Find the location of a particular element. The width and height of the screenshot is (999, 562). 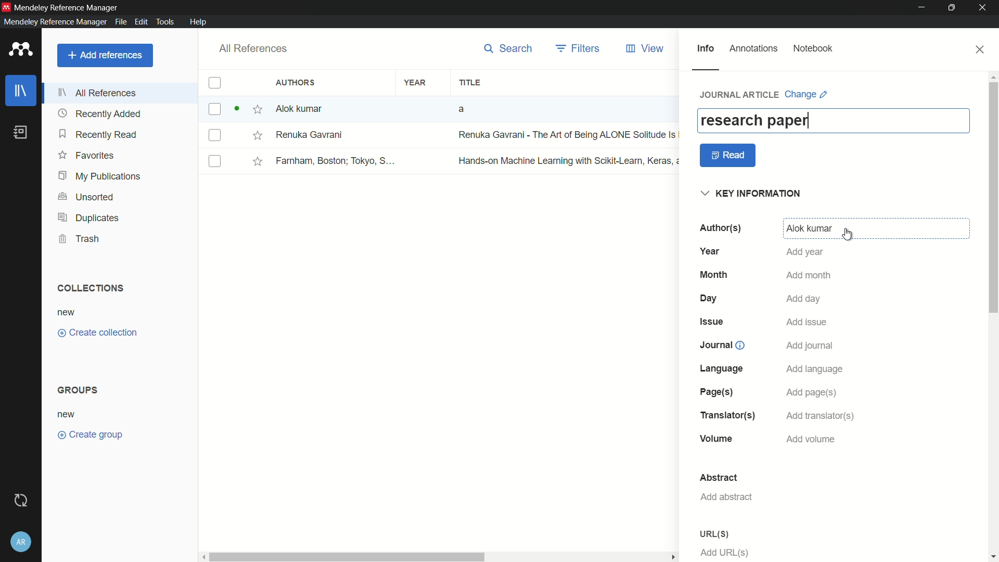

app icon is located at coordinates (6, 7).